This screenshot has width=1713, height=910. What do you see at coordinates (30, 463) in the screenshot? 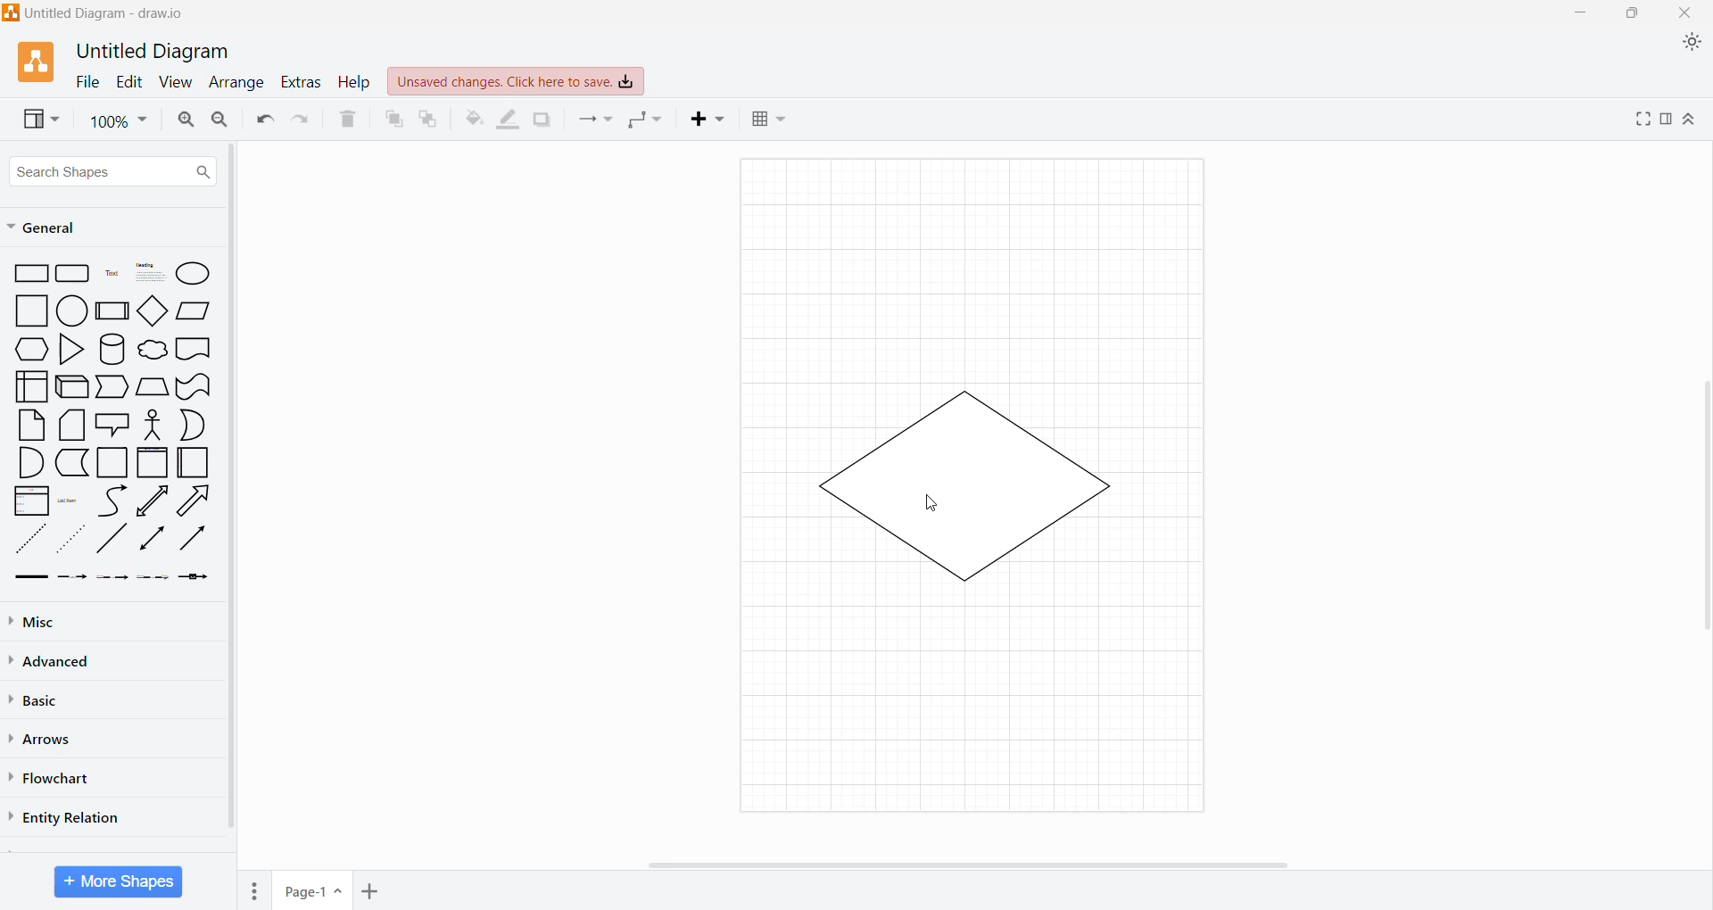
I see `And` at bounding box center [30, 463].